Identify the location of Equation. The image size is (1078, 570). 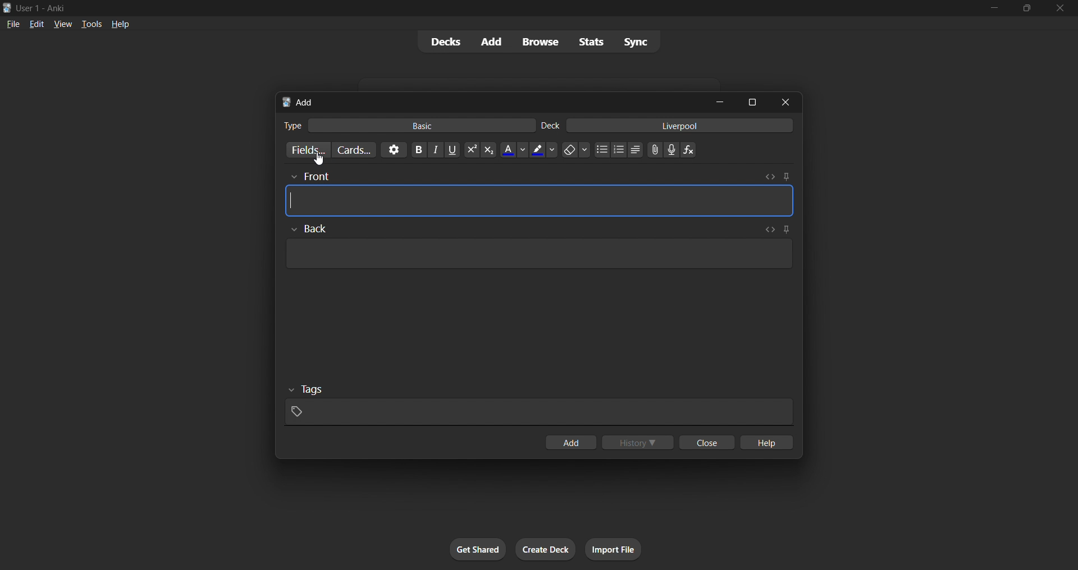
(688, 150).